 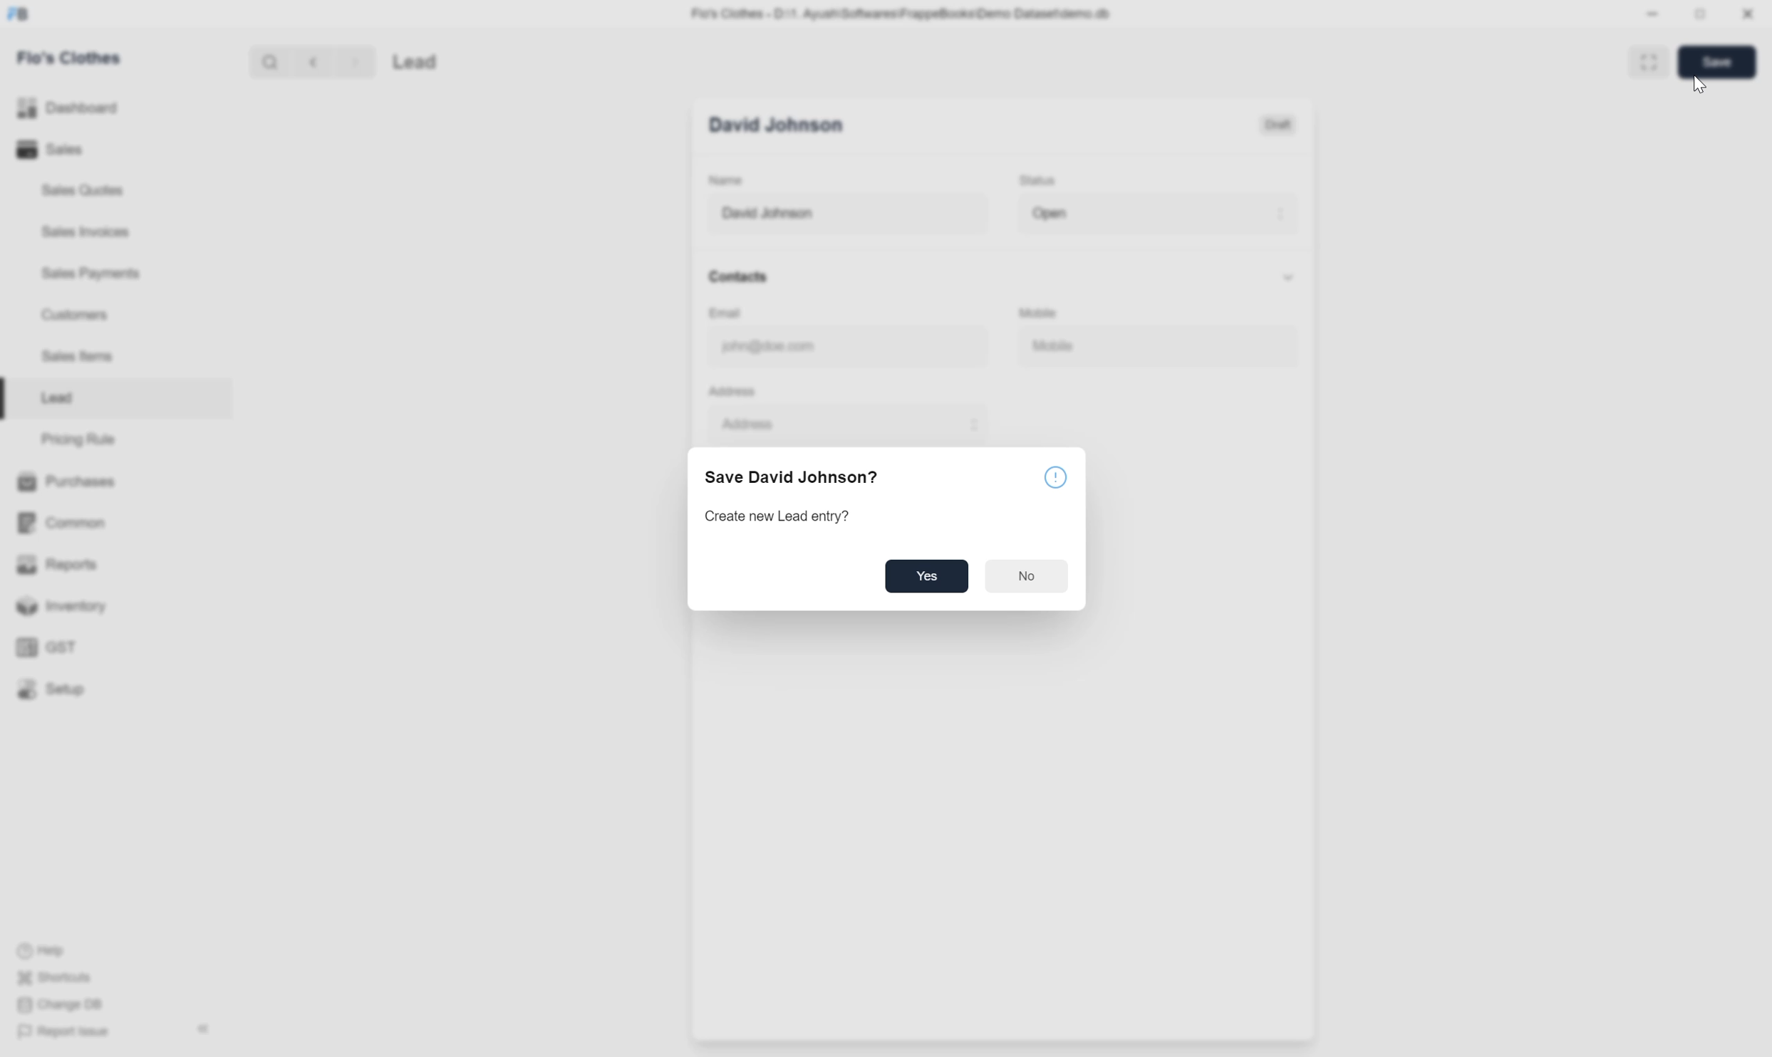 I want to click on Purchases, so click(x=66, y=480).